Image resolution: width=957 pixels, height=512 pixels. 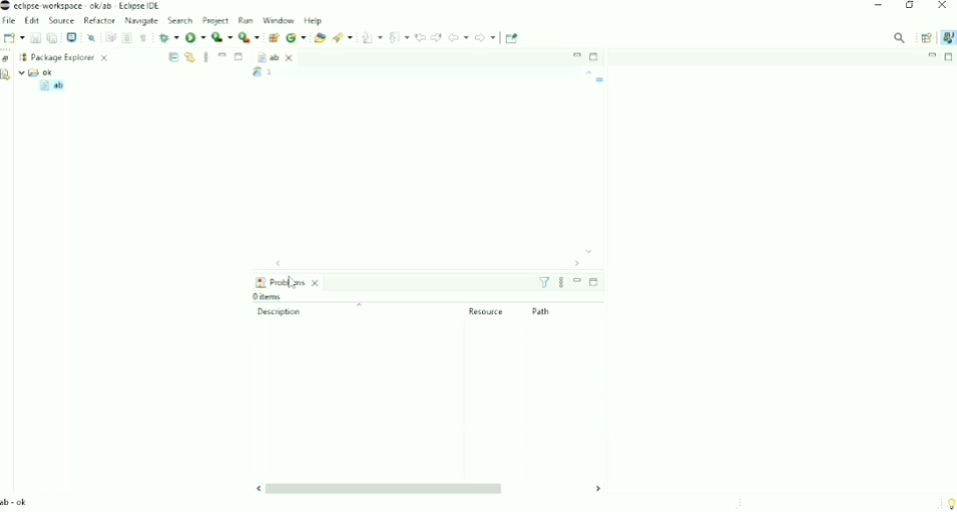 I want to click on Toggle Block Selection, so click(x=127, y=38).